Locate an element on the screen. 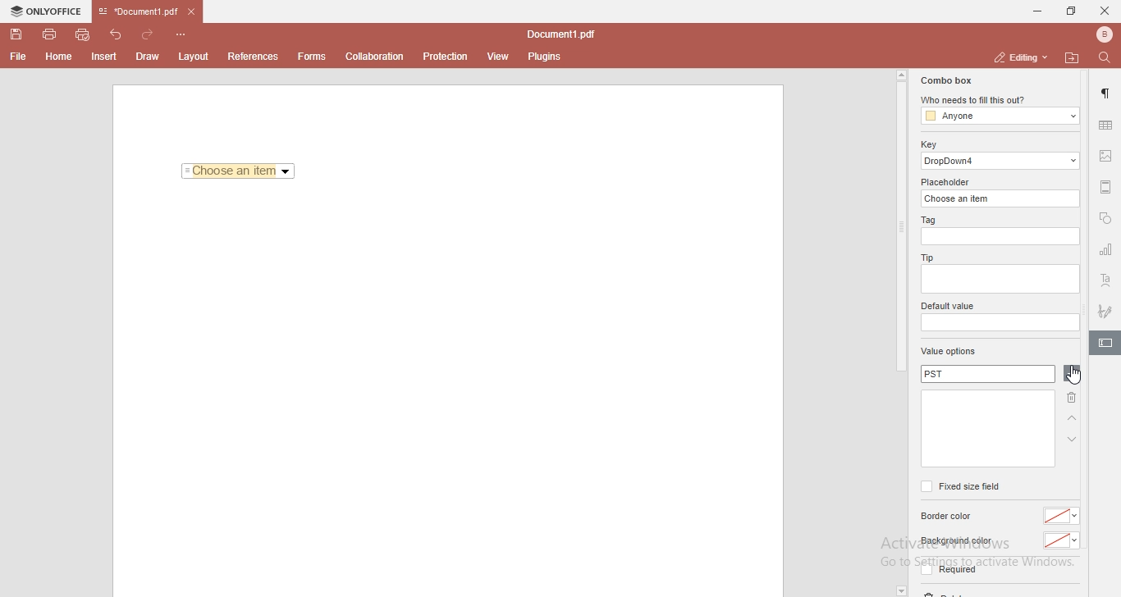 Image resolution: width=1121 pixels, height=597 pixels. dropdown 4 is located at coordinates (1001, 161).